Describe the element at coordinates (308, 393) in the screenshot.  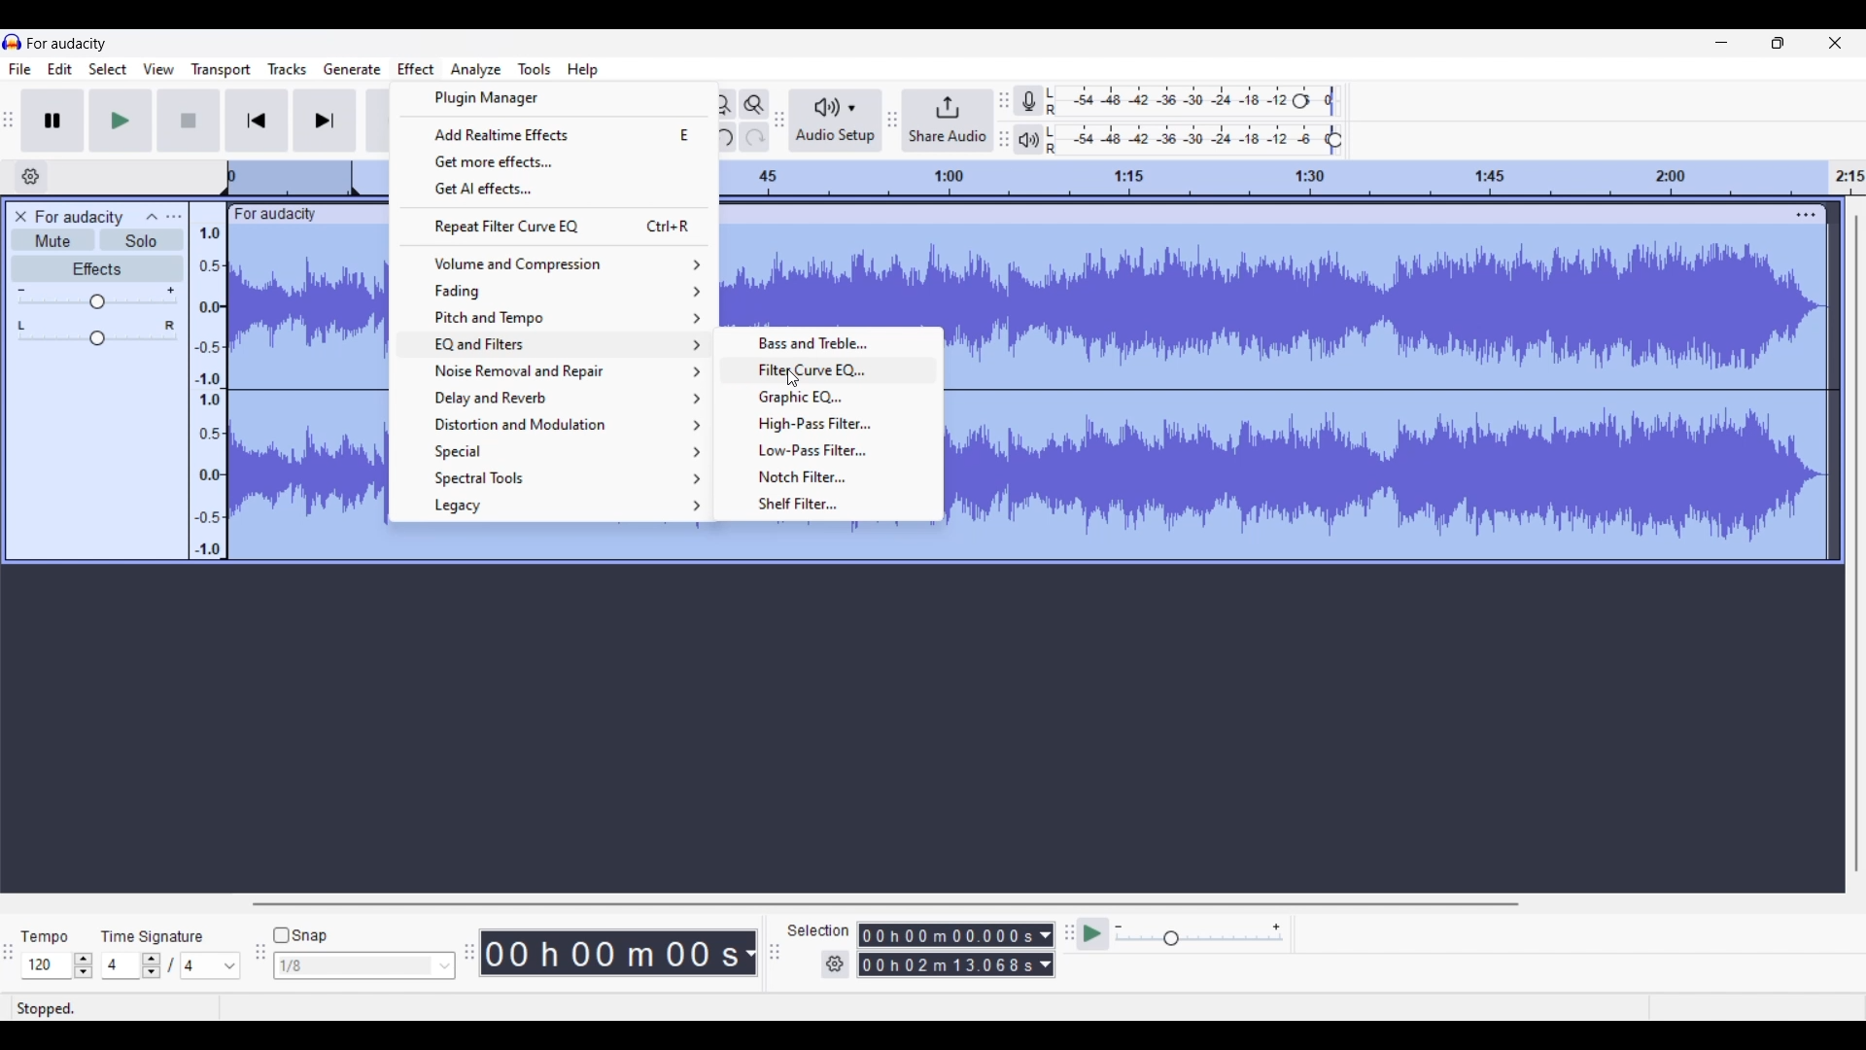
I see `Track selected` at that location.